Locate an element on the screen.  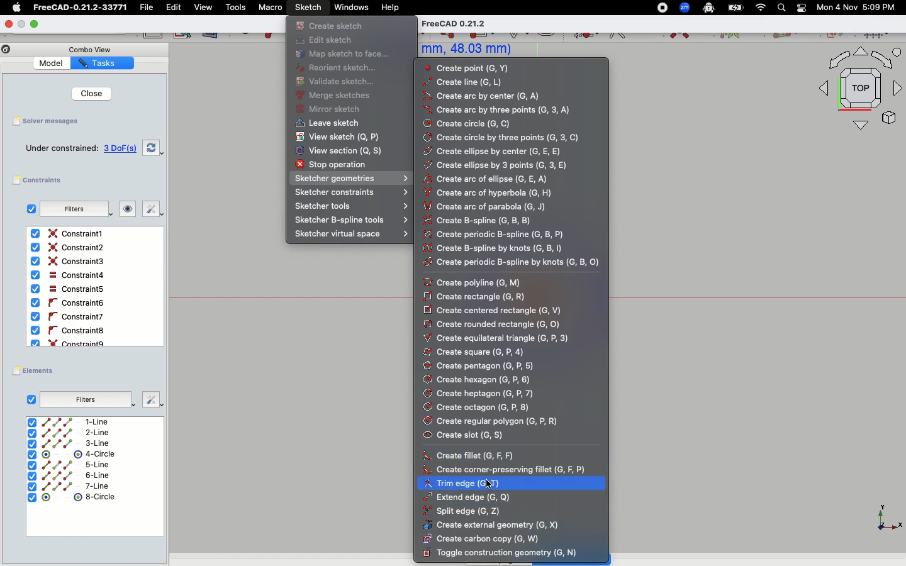
Create square is located at coordinates (474, 353).